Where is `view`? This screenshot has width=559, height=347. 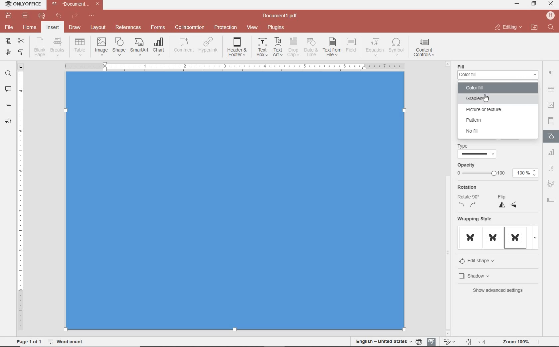
view is located at coordinates (252, 28).